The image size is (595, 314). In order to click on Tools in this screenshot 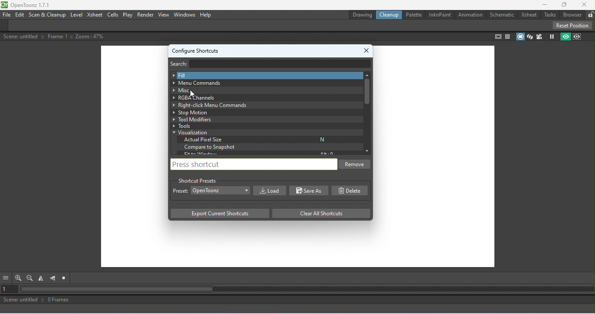, I will do `click(265, 127)`.